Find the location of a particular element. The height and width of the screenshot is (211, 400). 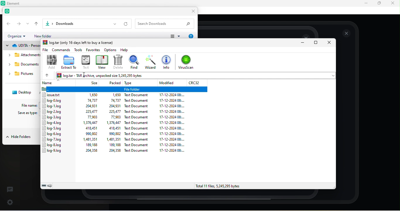

file is located at coordinates (46, 50).